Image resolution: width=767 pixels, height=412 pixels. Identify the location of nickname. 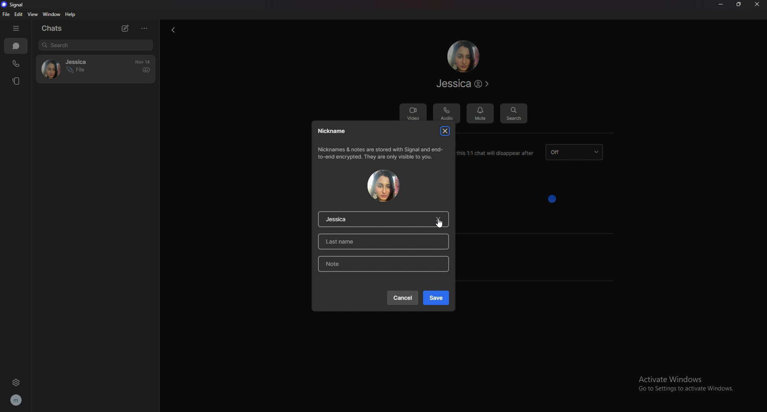
(333, 131).